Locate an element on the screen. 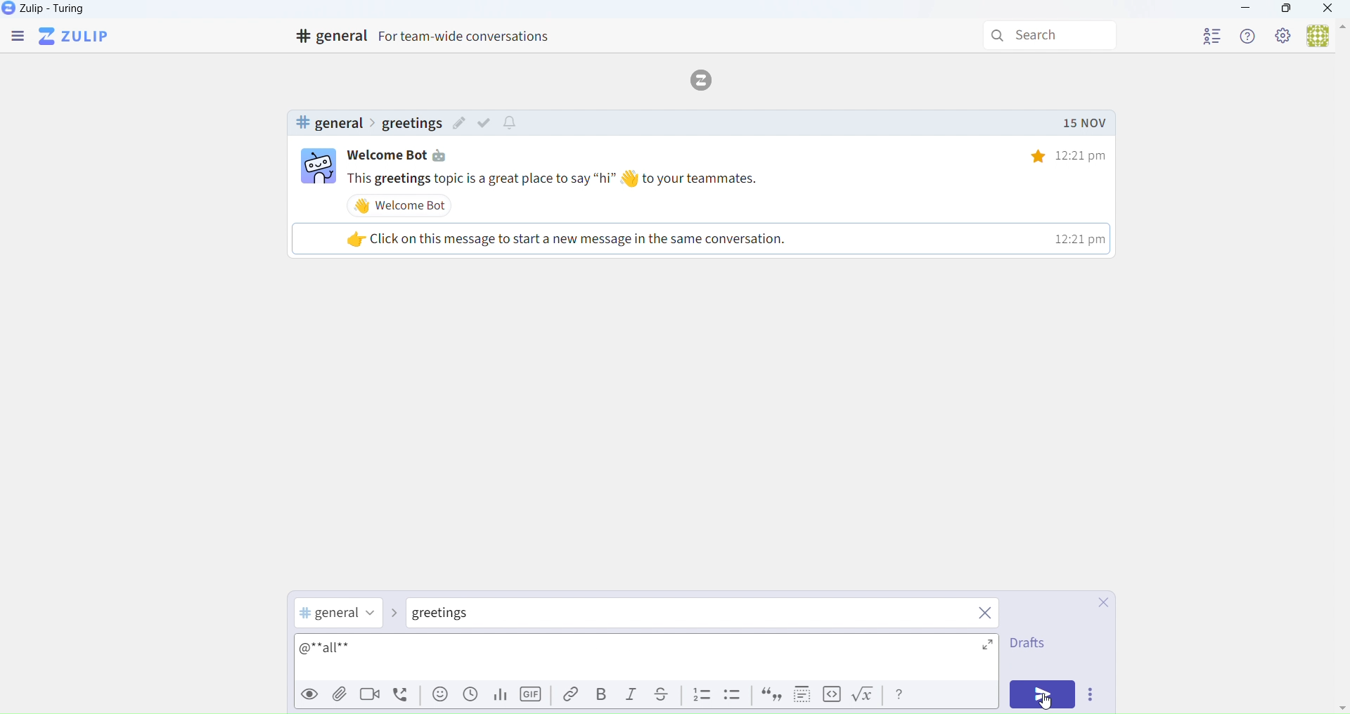  Menu Bar is located at coordinates (16, 37).